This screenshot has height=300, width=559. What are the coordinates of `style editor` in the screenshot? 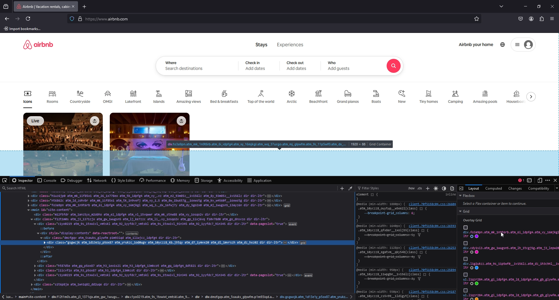 It's located at (123, 180).